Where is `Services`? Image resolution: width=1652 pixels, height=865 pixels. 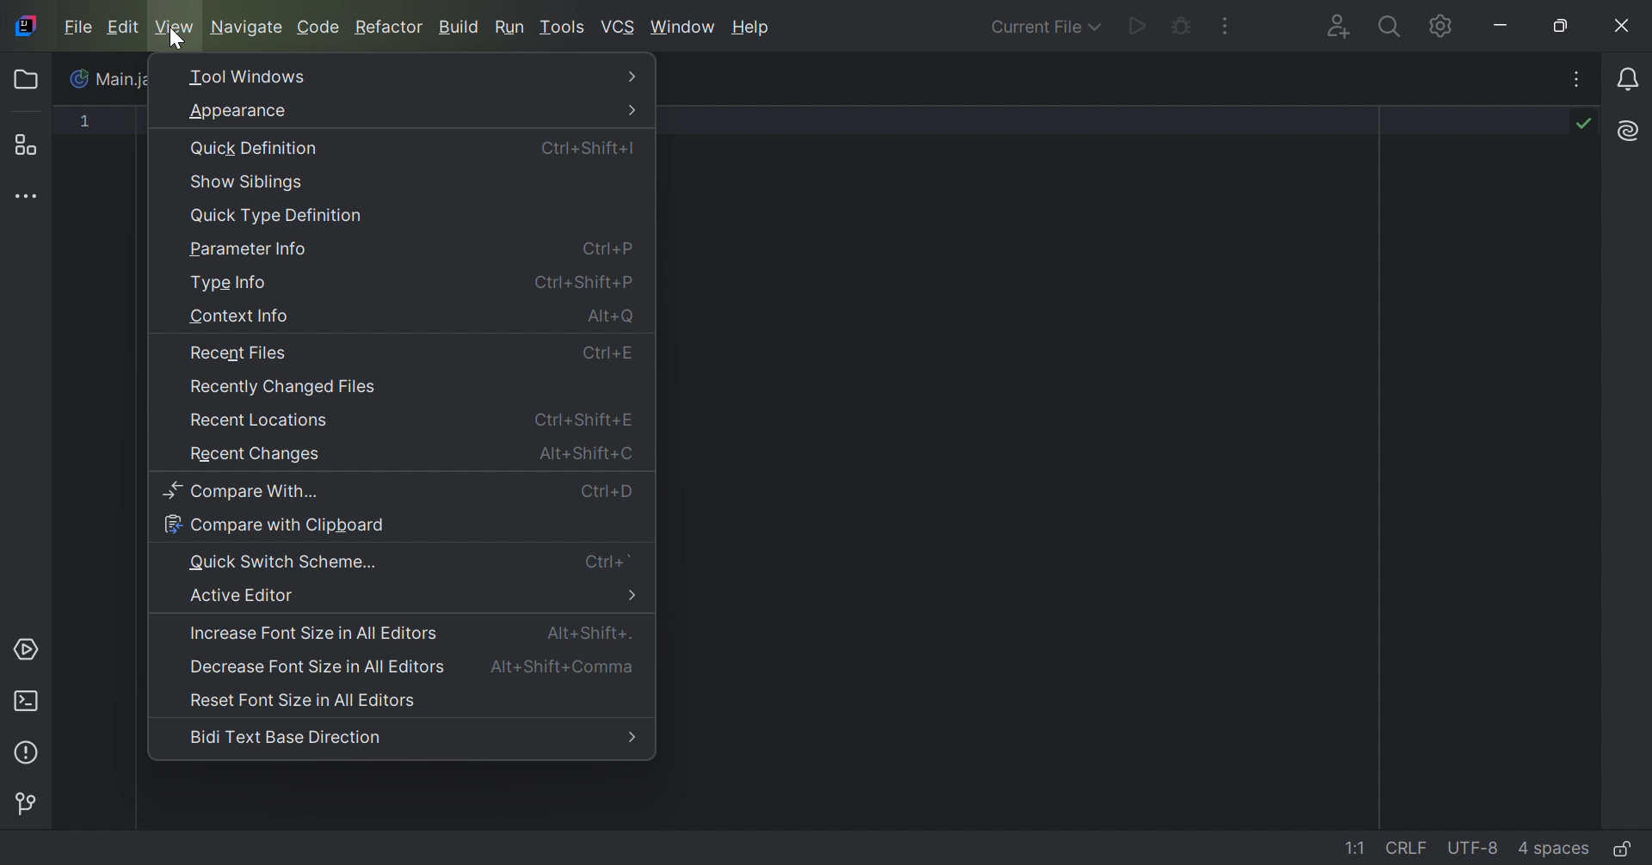
Services is located at coordinates (28, 649).